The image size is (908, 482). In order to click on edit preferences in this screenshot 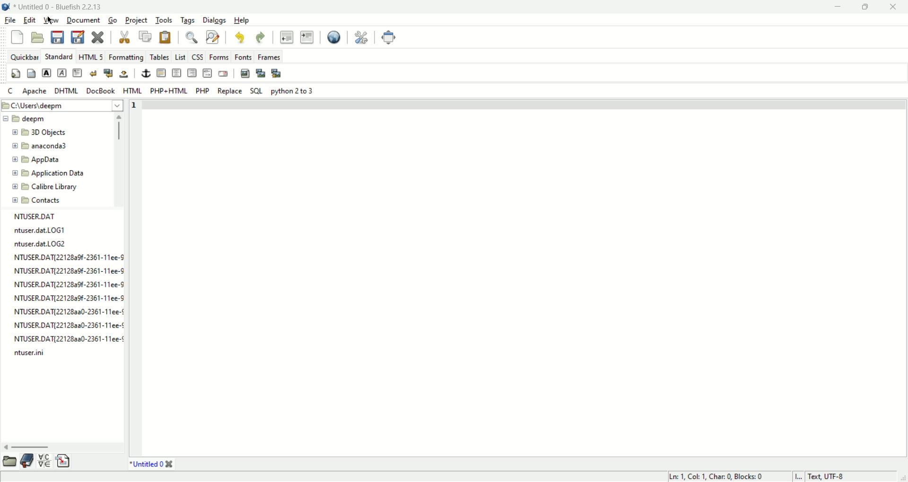, I will do `click(361, 37)`.